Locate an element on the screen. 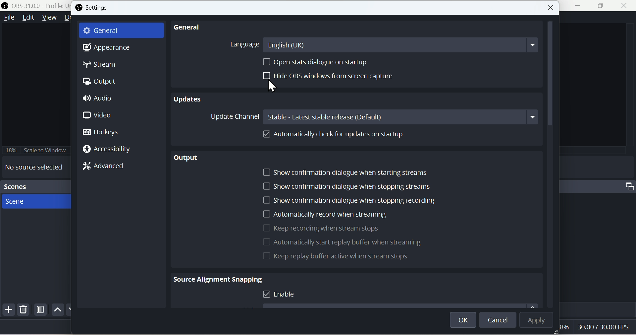 Image resolution: width=636 pixels, height=335 pixels. Cancel is located at coordinates (498, 321).